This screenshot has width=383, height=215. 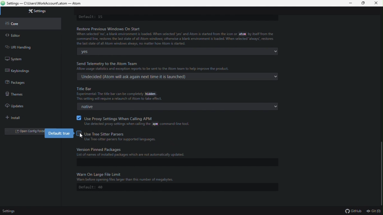 What do you see at coordinates (16, 82) in the screenshot?
I see `packages` at bounding box center [16, 82].